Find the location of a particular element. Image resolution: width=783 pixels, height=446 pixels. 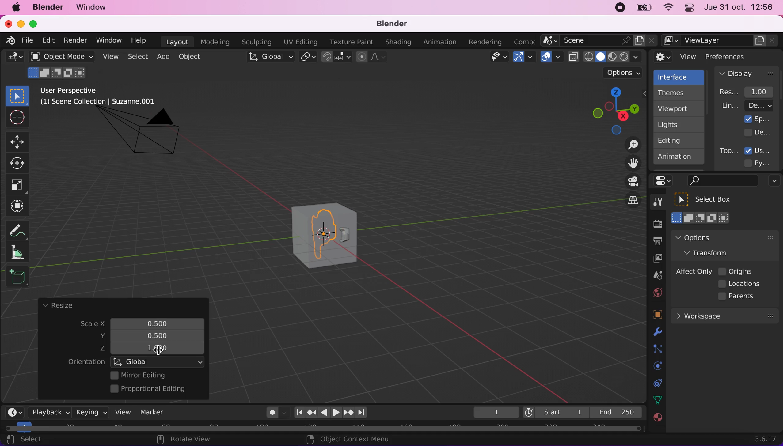

object mode is located at coordinates (60, 56).